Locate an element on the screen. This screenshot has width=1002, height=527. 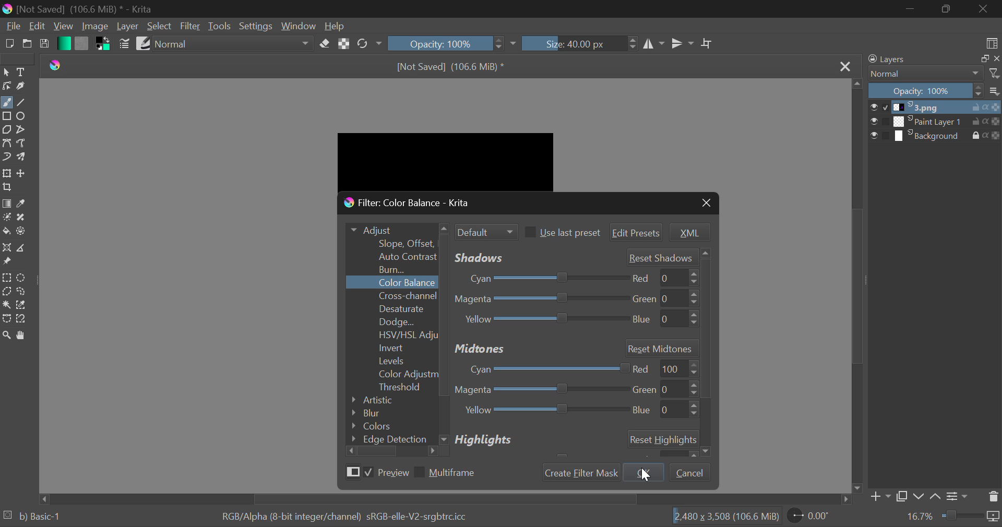
Freehand Tool is located at coordinates (6, 102).